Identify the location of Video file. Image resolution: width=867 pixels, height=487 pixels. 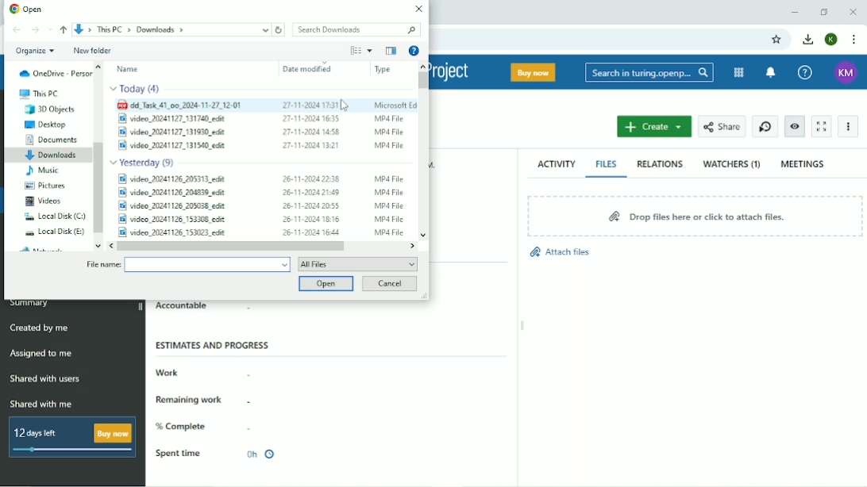
(262, 178).